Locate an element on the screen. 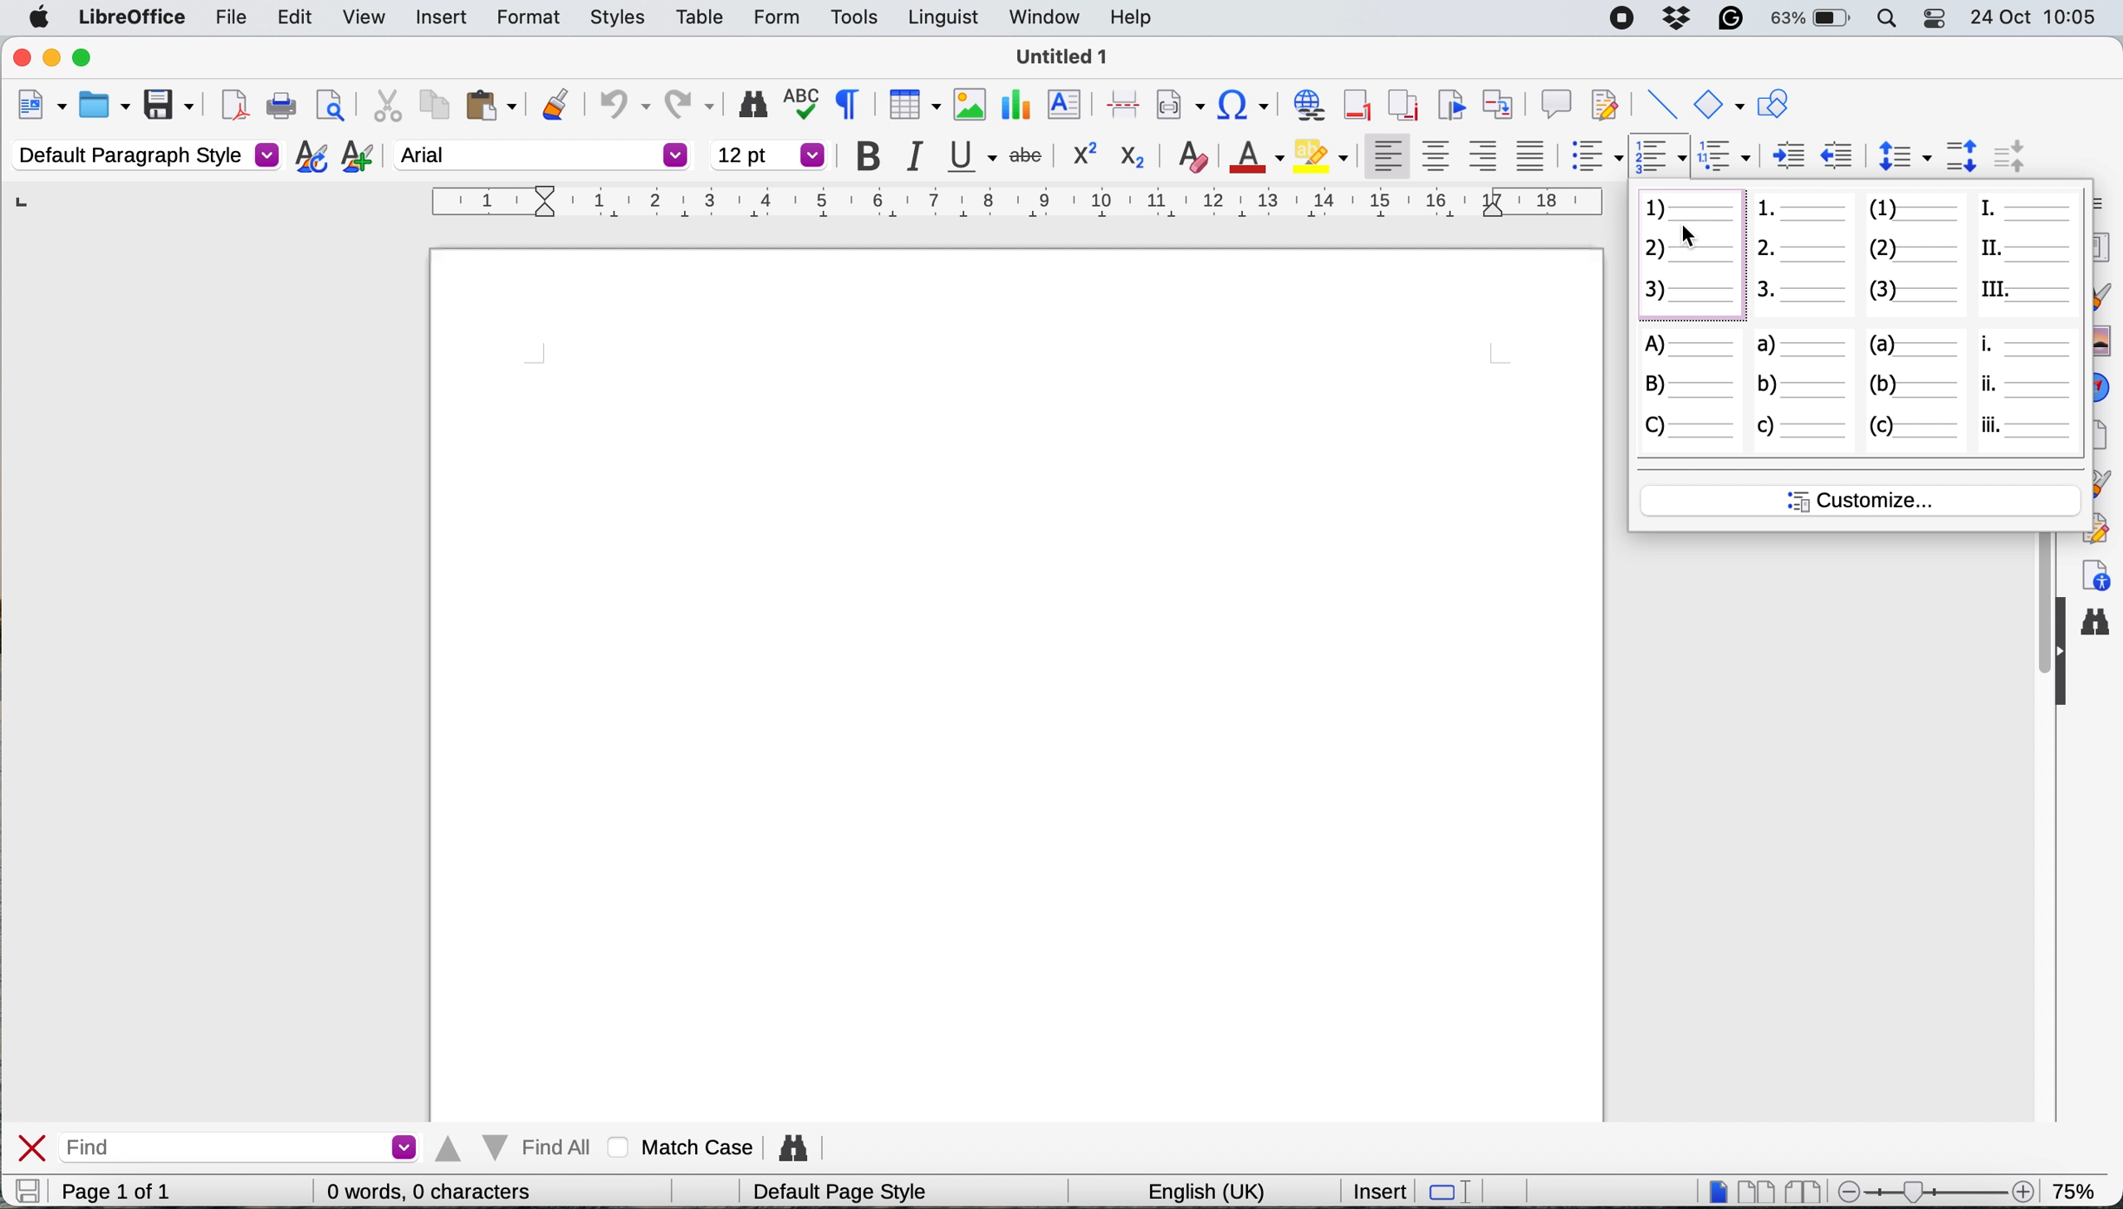 This screenshot has height=1209, width=2123. tools is located at coordinates (854, 17).